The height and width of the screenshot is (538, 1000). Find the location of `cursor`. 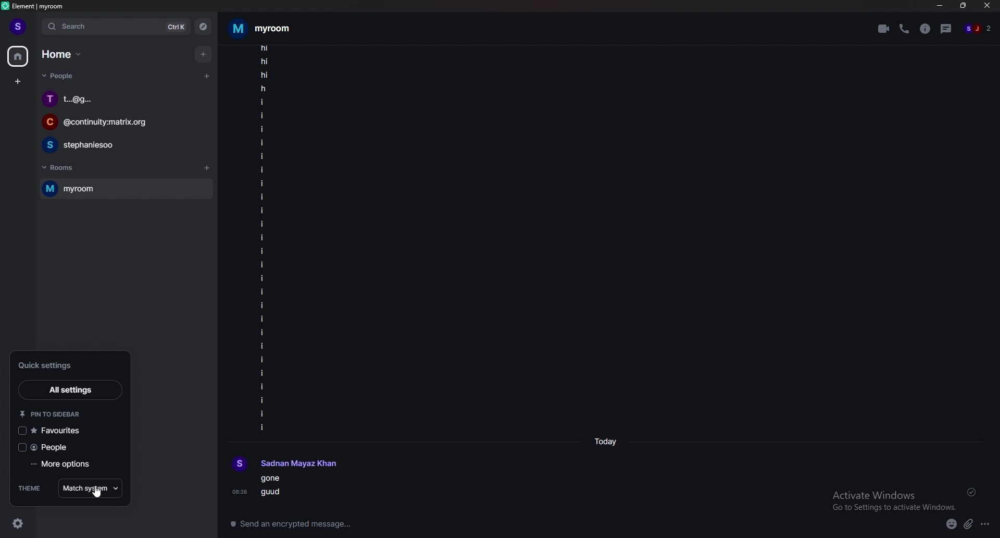

cursor is located at coordinates (99, 494).